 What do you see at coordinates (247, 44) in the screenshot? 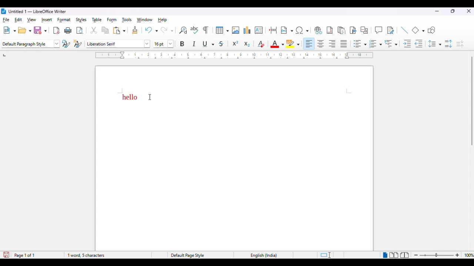
I see `subscript` at bounding box center [247, 44].